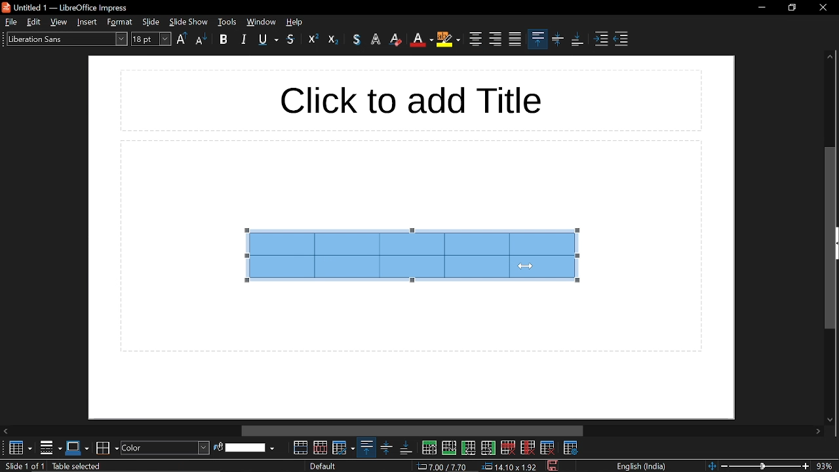 The image size is (839, 472). I want to click on minimize, so click(762, 8).